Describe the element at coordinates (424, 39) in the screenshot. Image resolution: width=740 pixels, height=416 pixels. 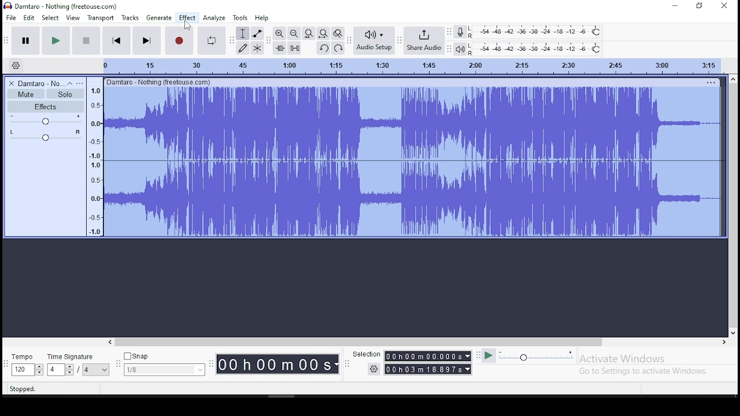
I see `share audio` at that location.